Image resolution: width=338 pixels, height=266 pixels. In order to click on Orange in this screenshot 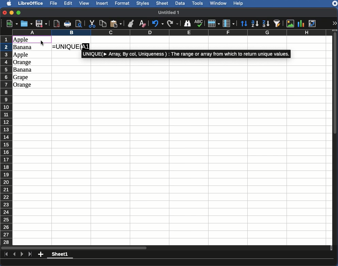, I will do `click(23, 62)`.